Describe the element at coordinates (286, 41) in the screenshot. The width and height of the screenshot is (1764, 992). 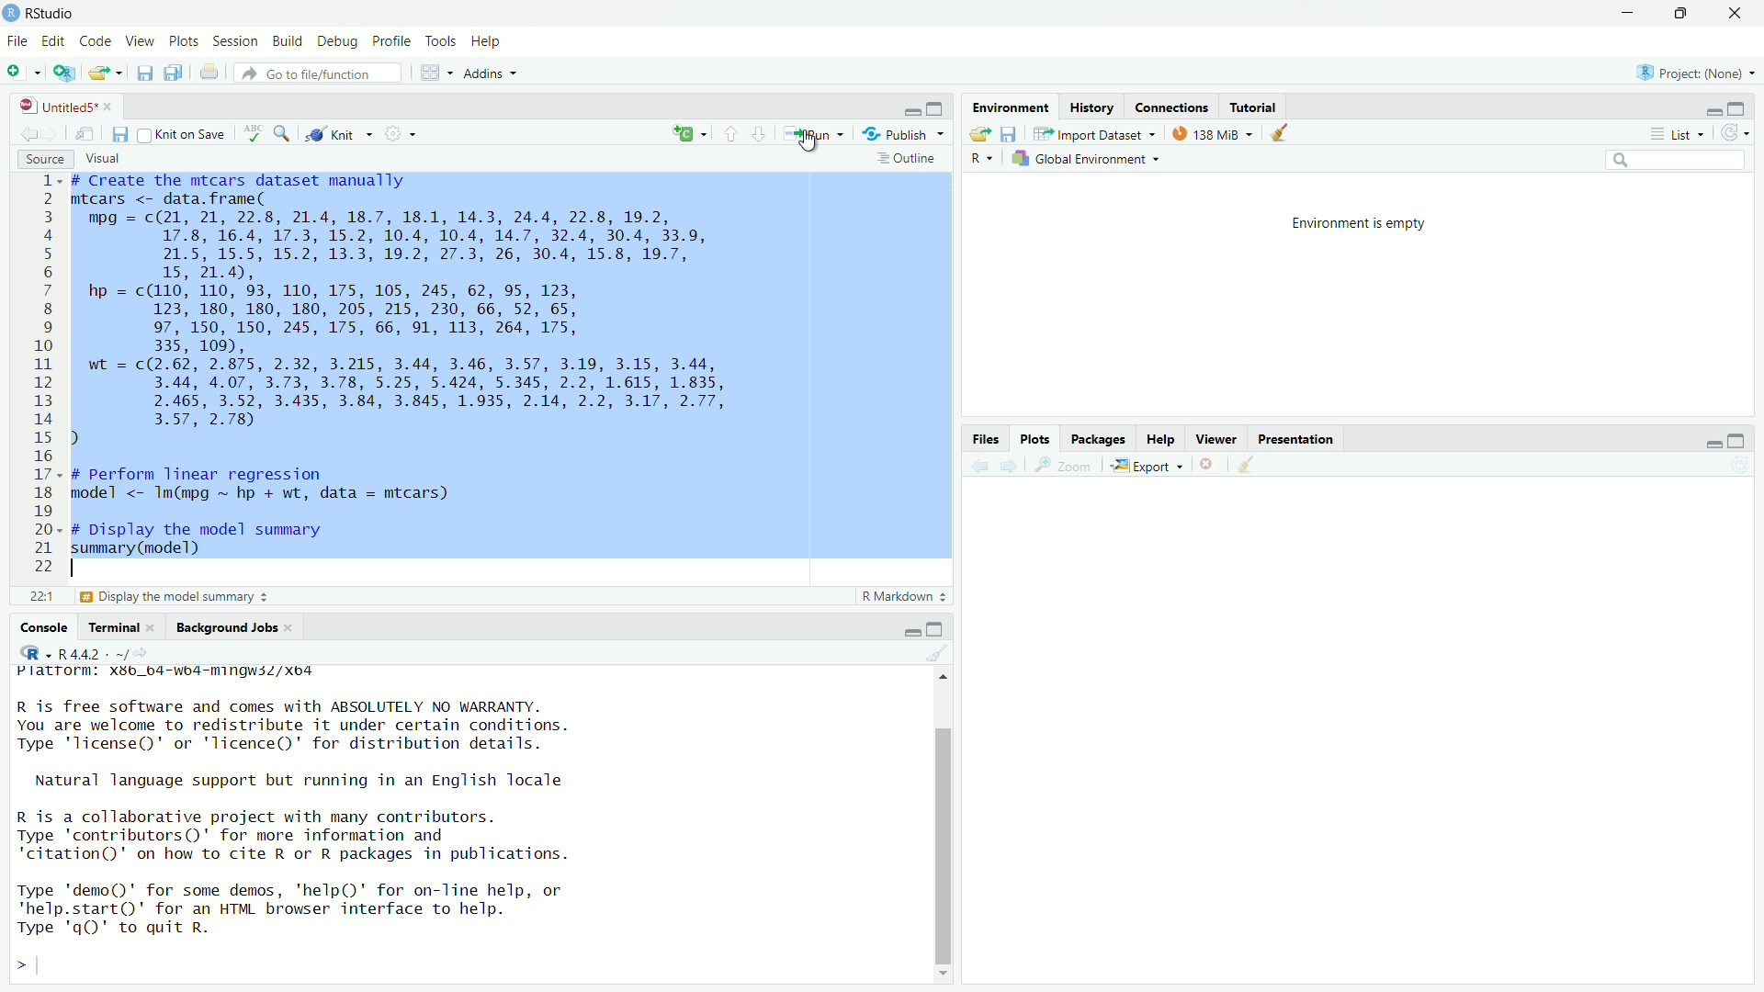
I see `build` at that location.